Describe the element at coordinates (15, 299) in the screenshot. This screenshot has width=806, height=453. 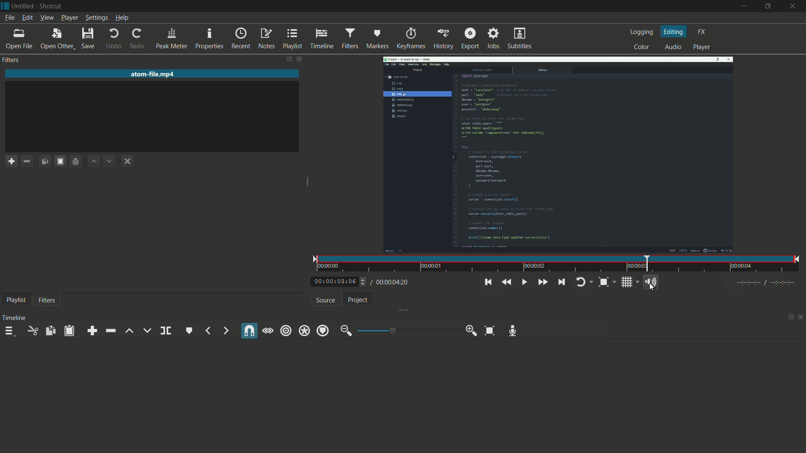
I see `playlist` at that location.